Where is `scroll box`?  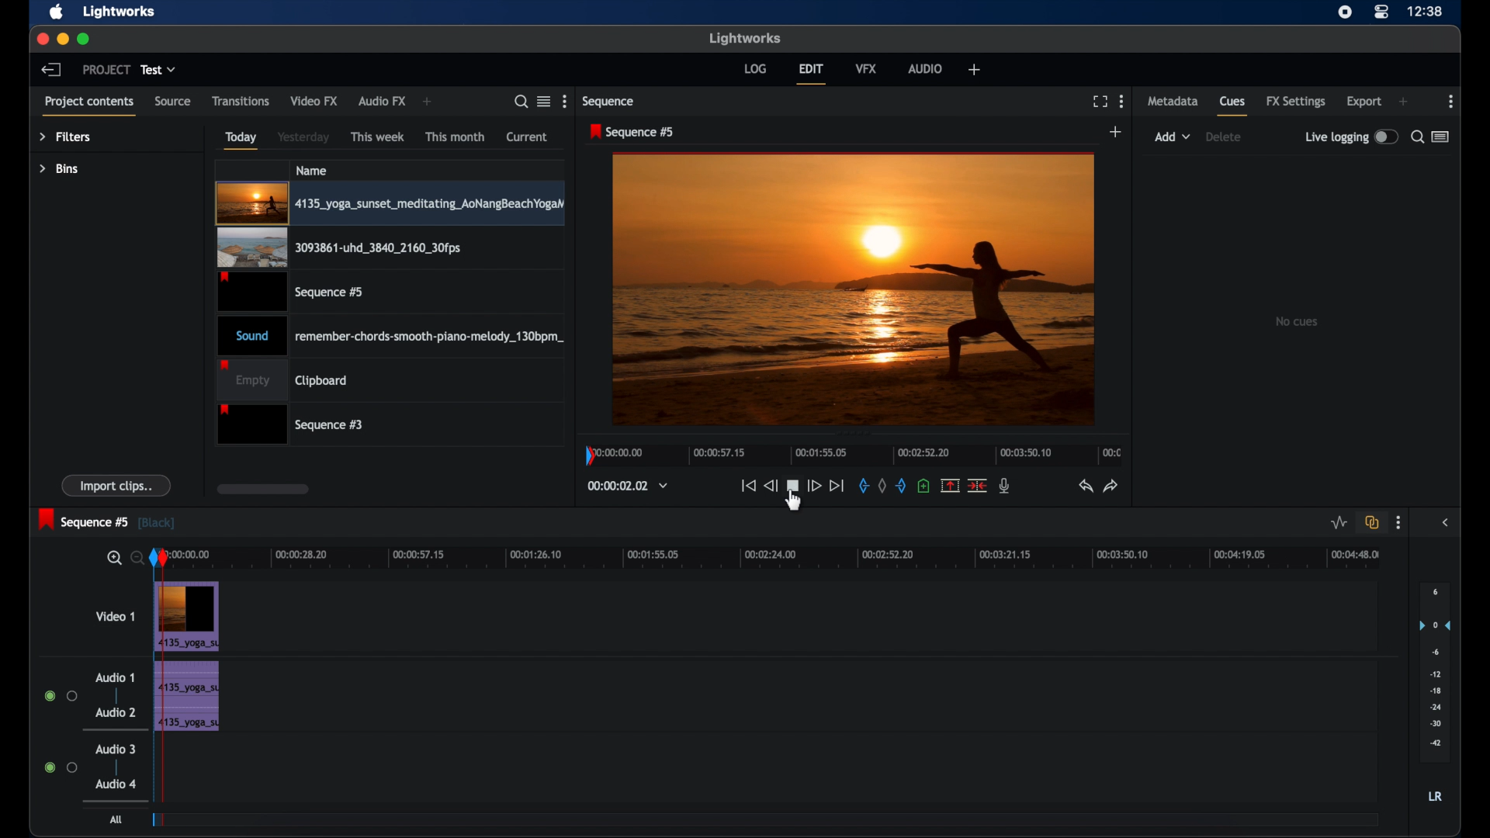 scroll box is located at coordinates (262, 488).